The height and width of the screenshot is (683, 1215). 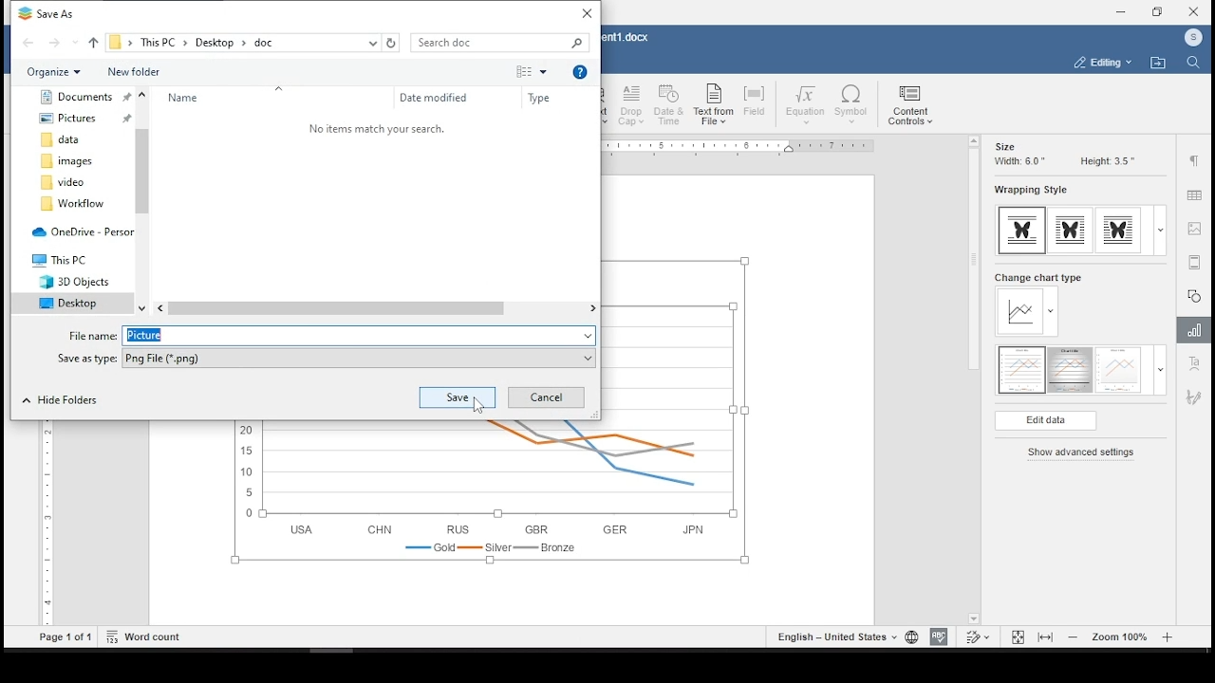 I want to click on open file location, so click(x=1157, y=64).